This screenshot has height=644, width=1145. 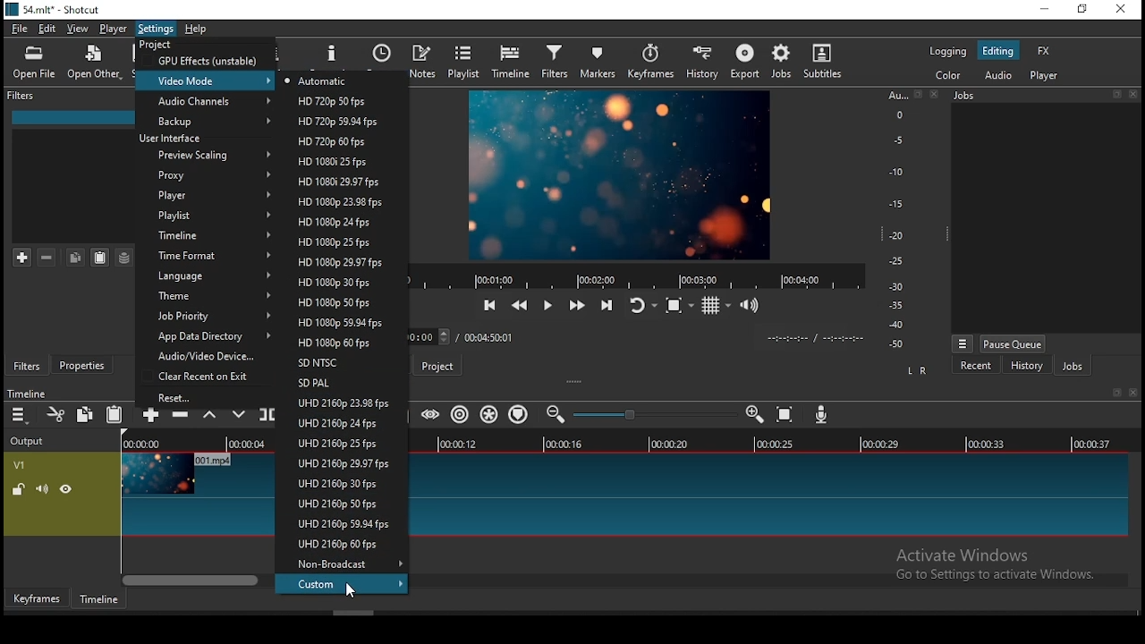 I want to click on project, so click(x=154, y=45).